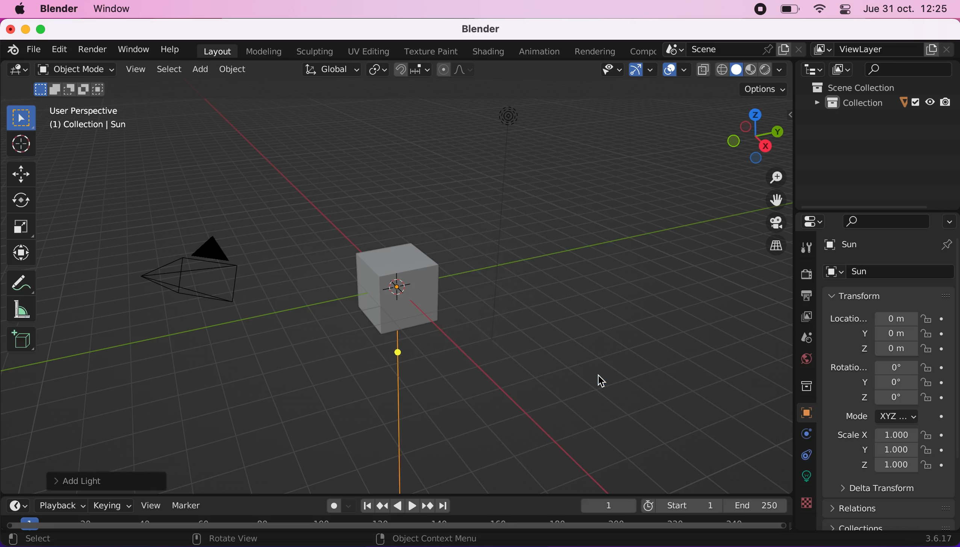  Describe the element at coordinates (367, 51) in the screenshot. I see `uv editing` at that location.